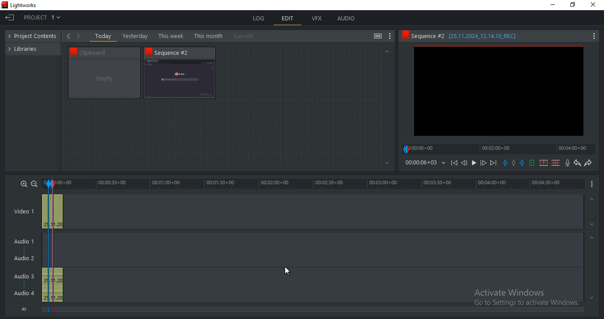 The width and height of the screenshot is (604, 319). Describe the element at coordinates (499, 149) in the screenshot. I see `timeline` at that location.